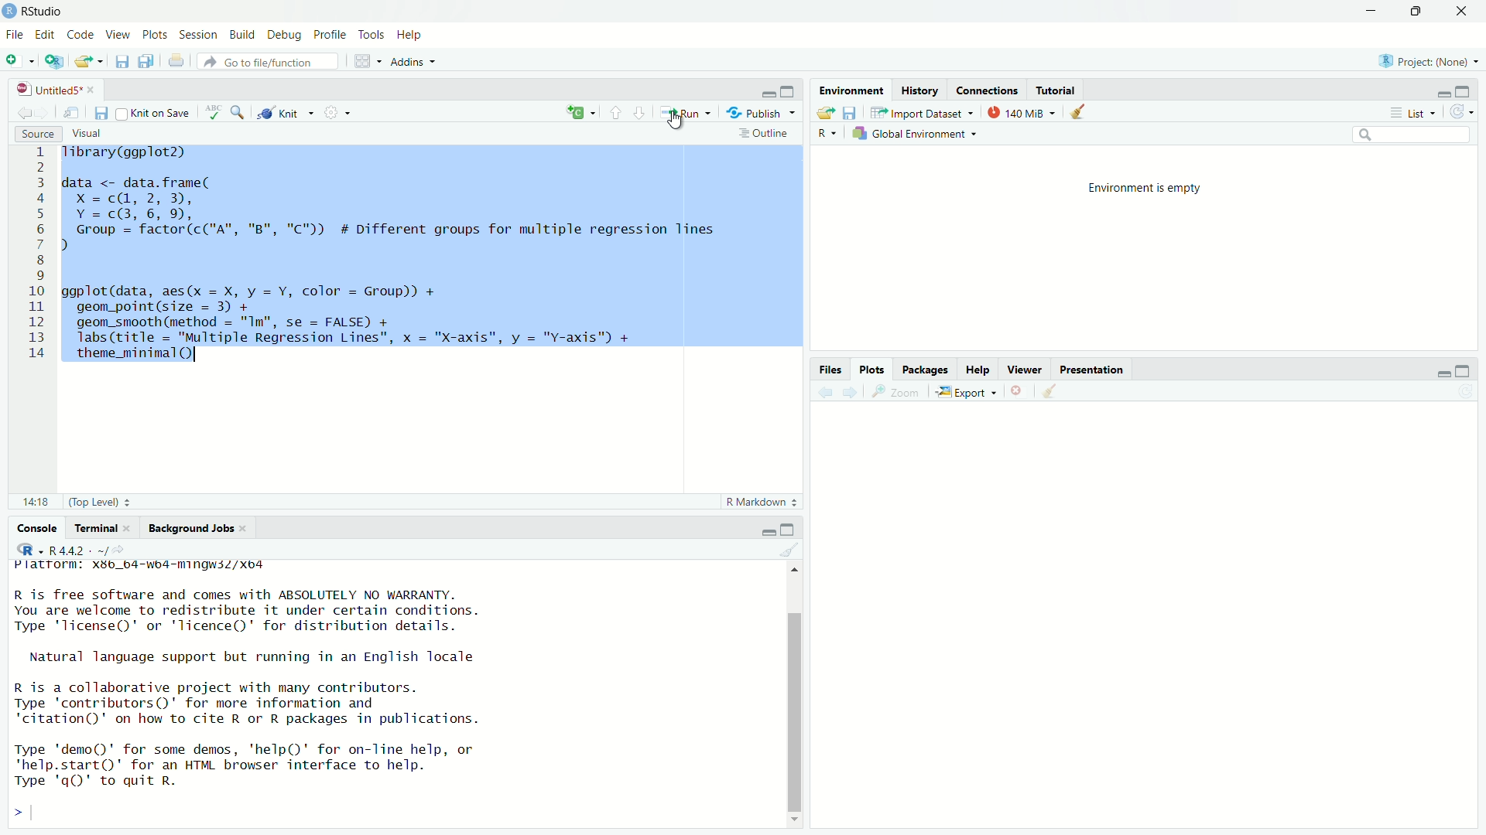 The height and width of the screenshot is (835, 1486). What do you see at coordinates (198, 33) in the screenshot?
I see `Session` at bounding box center [198, 33].